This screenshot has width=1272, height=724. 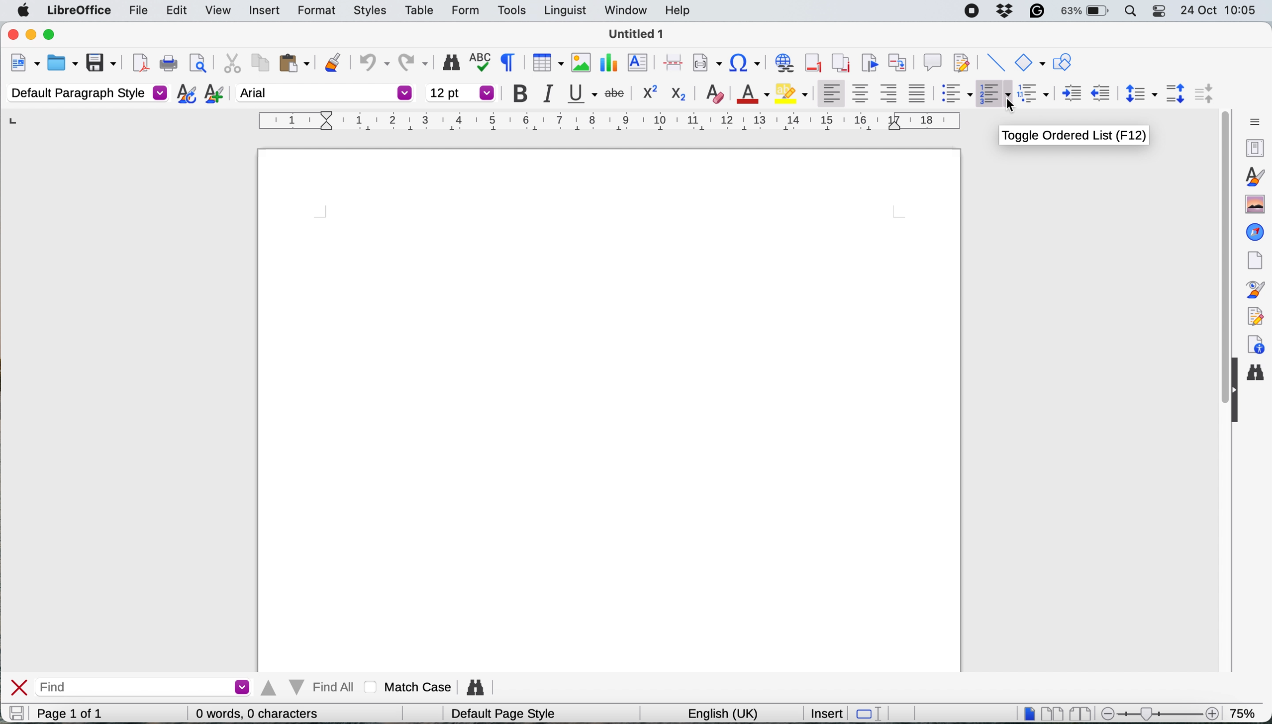 What do you see at coordinates (869, 714) in the screenshot?
I see `standard selection` at bounding box center [869, 714].